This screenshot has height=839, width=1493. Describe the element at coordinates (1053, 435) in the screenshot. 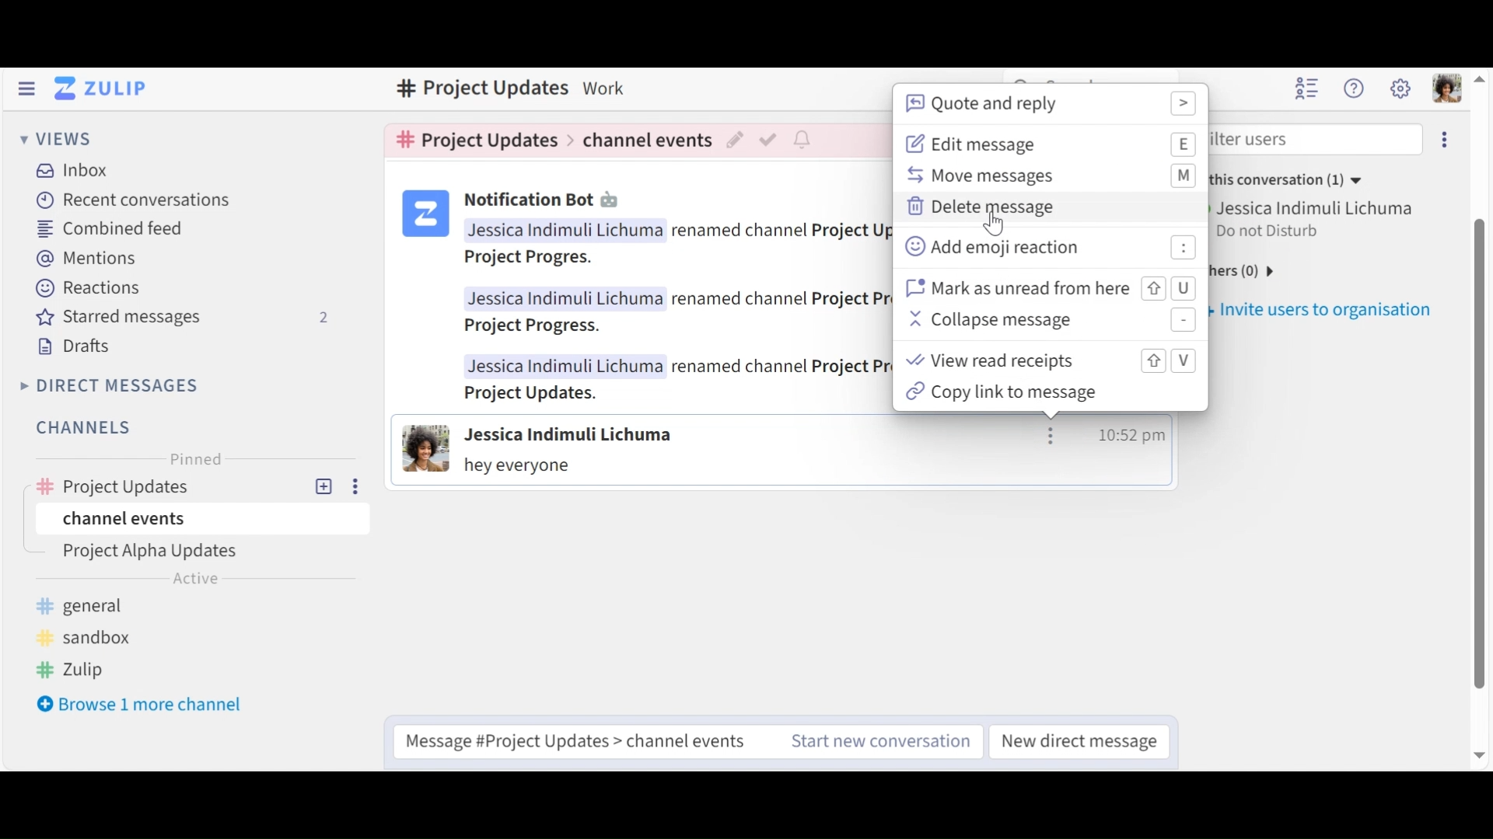

I see `message actions` at that location.